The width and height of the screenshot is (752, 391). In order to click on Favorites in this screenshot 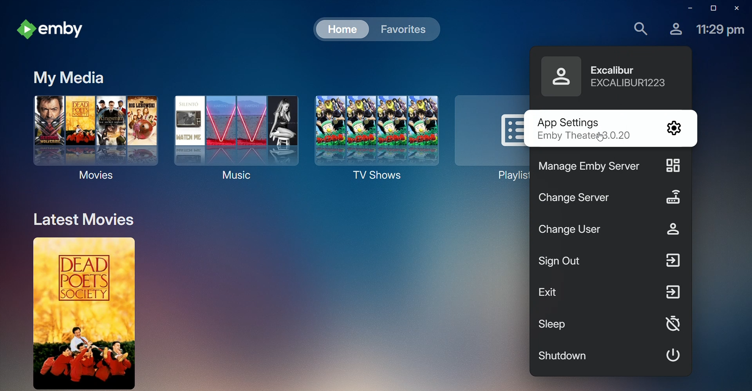, I will do `click(402, 29)`.